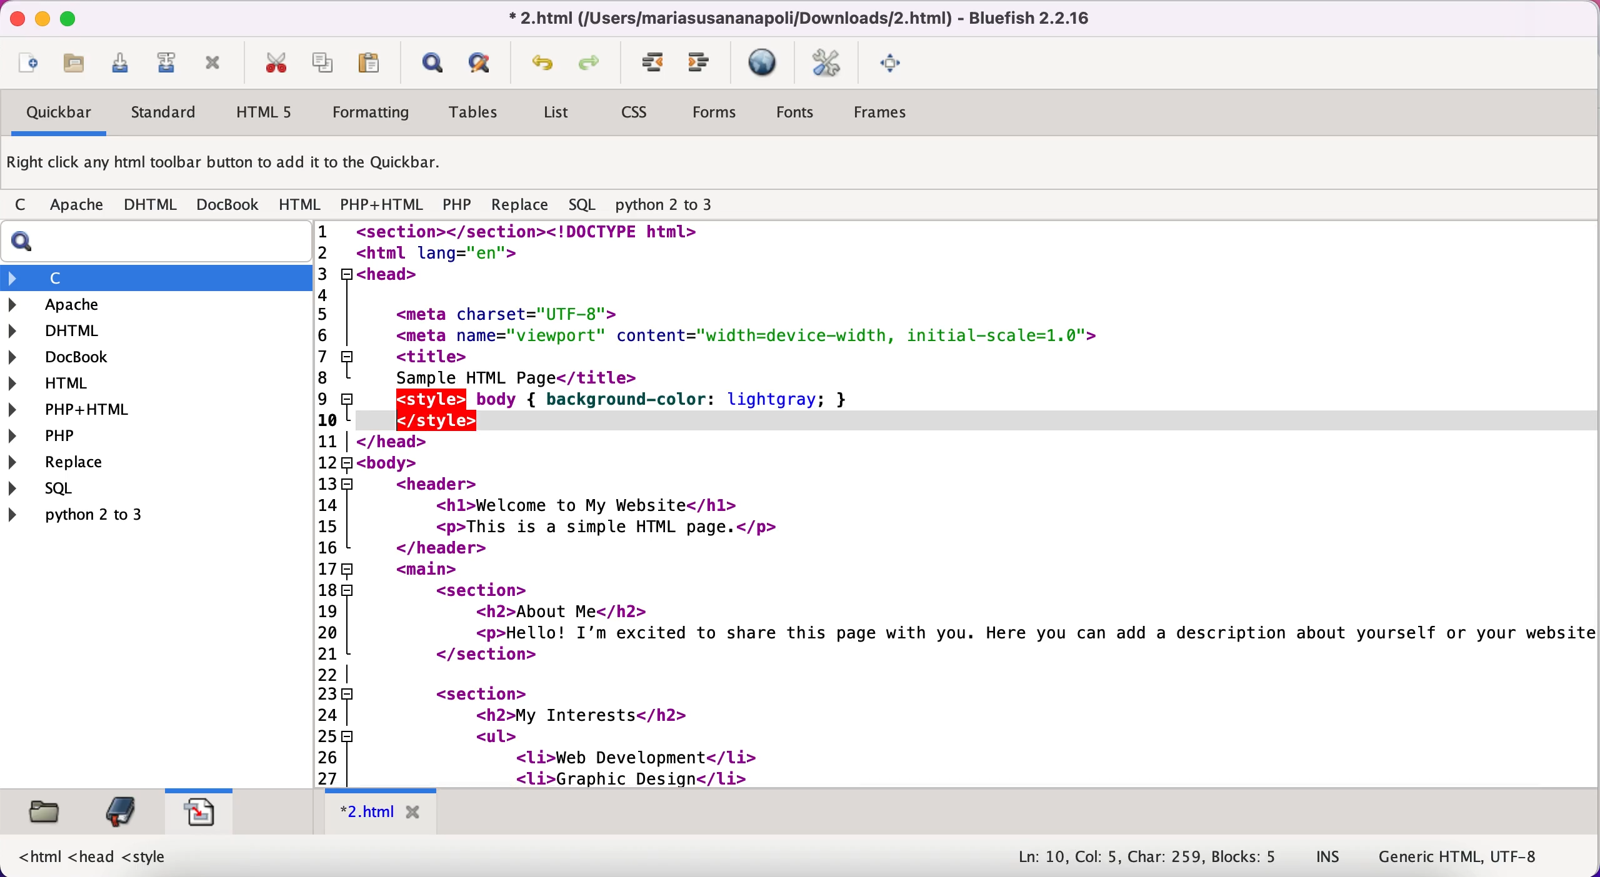 The width and height of the screenshot is (1600, 877). Describe the element at coordinates (374, 62) in the screenshot. I see `paste` at that location.